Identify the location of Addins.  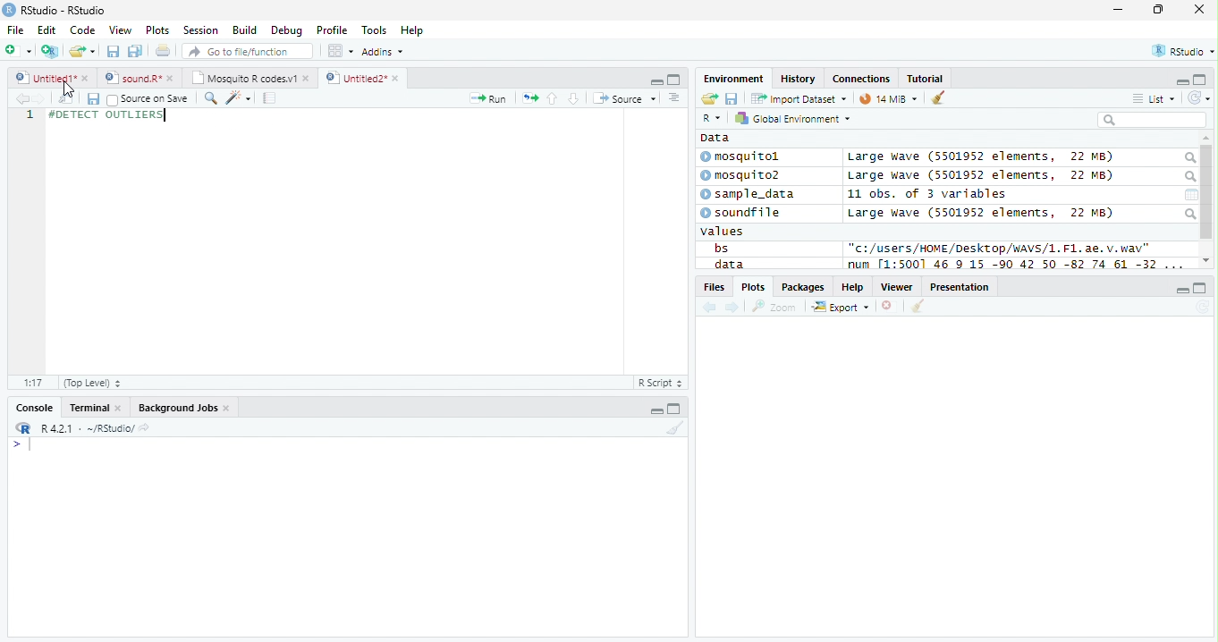
(385, 51).